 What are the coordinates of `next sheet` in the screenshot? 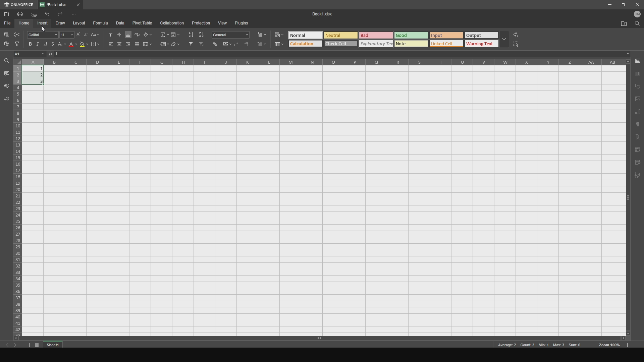 It's located at (18, 346).